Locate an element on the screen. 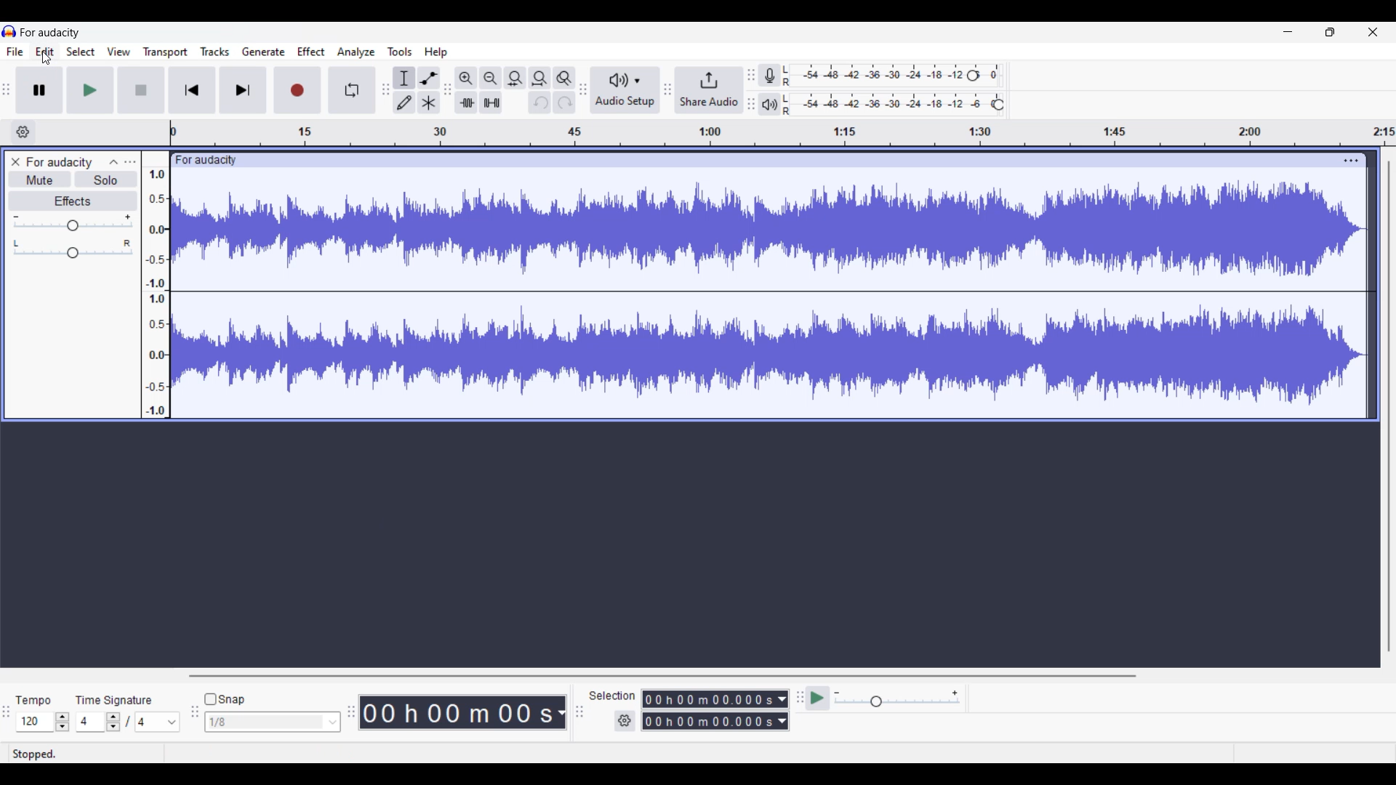 The image size is (1396, 785). Skip/Select to start is located at coordinates (192, 90).